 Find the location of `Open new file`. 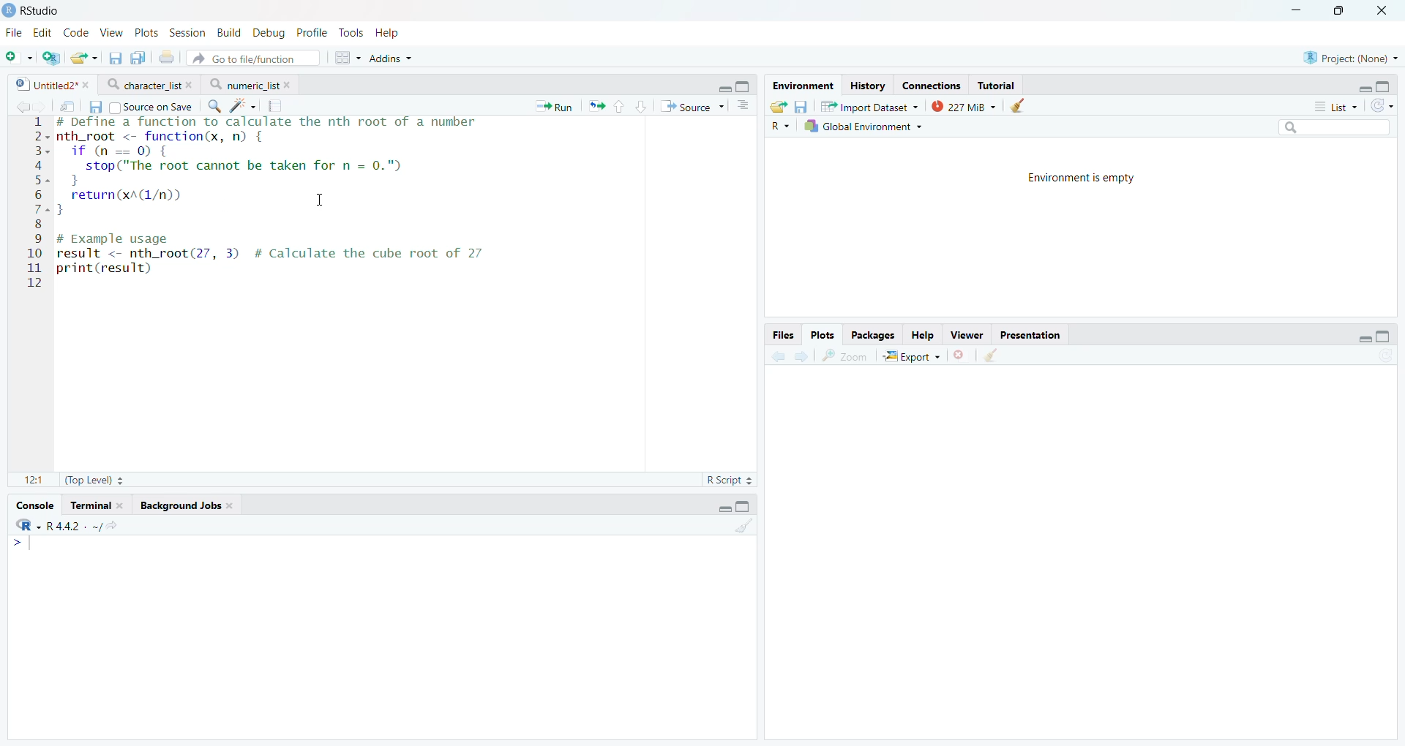

Open new file is located at coordinates (17, 58).